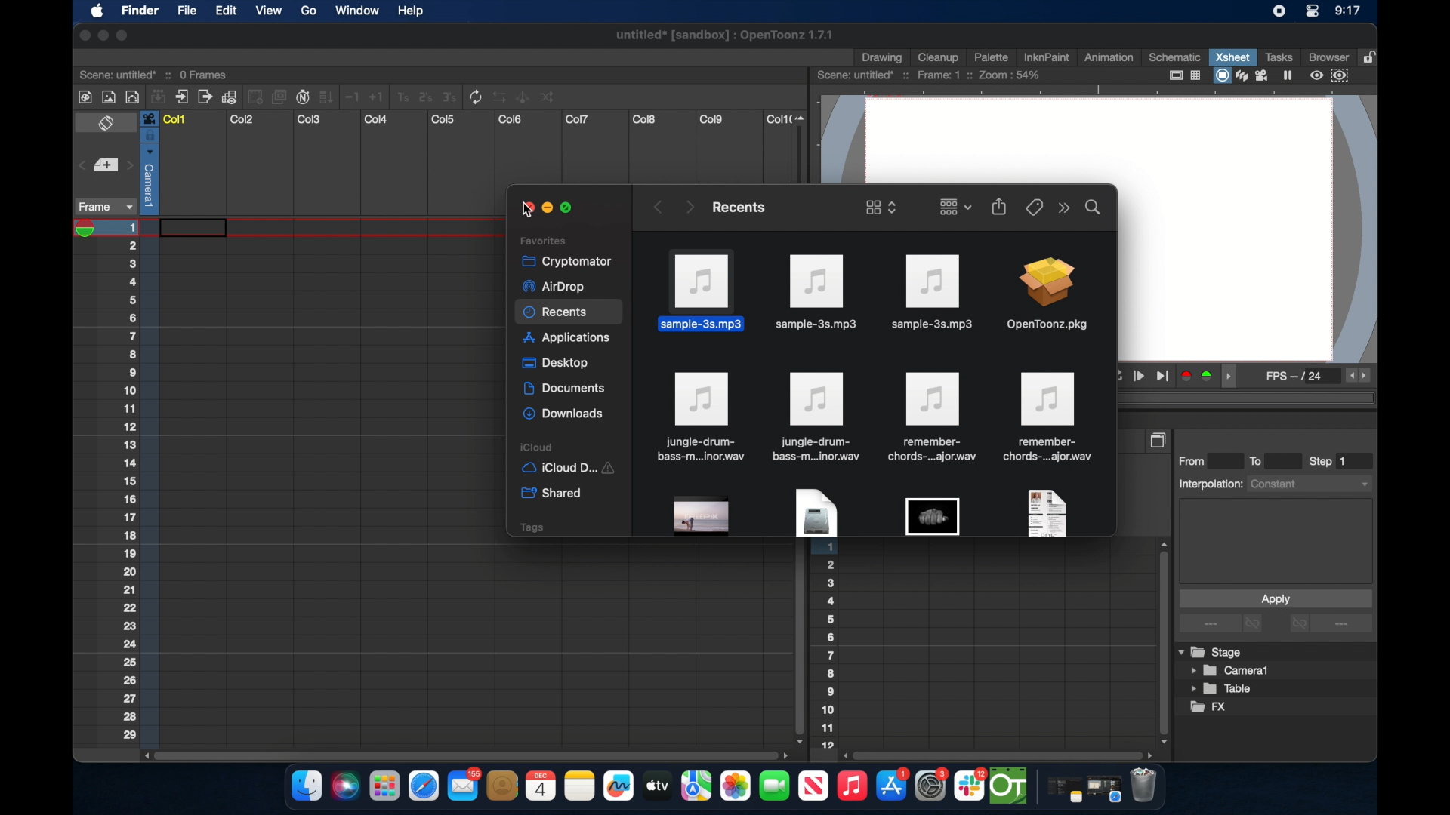 This screenshot has height=815, width=1450. I want to click on trash, so click(1143, 787).